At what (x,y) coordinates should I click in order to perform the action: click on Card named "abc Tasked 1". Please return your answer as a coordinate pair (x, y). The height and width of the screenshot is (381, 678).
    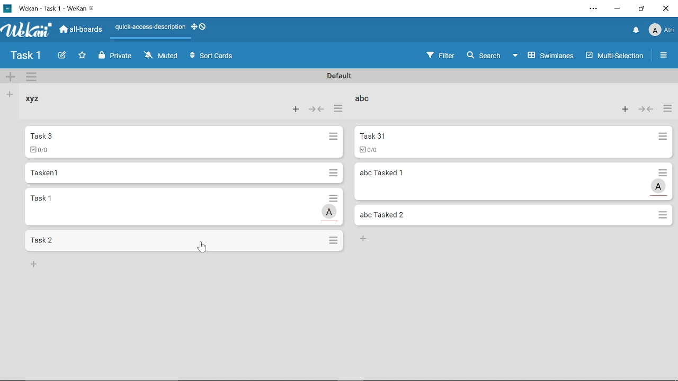
    Looking at the image, I should click on (504, 182).